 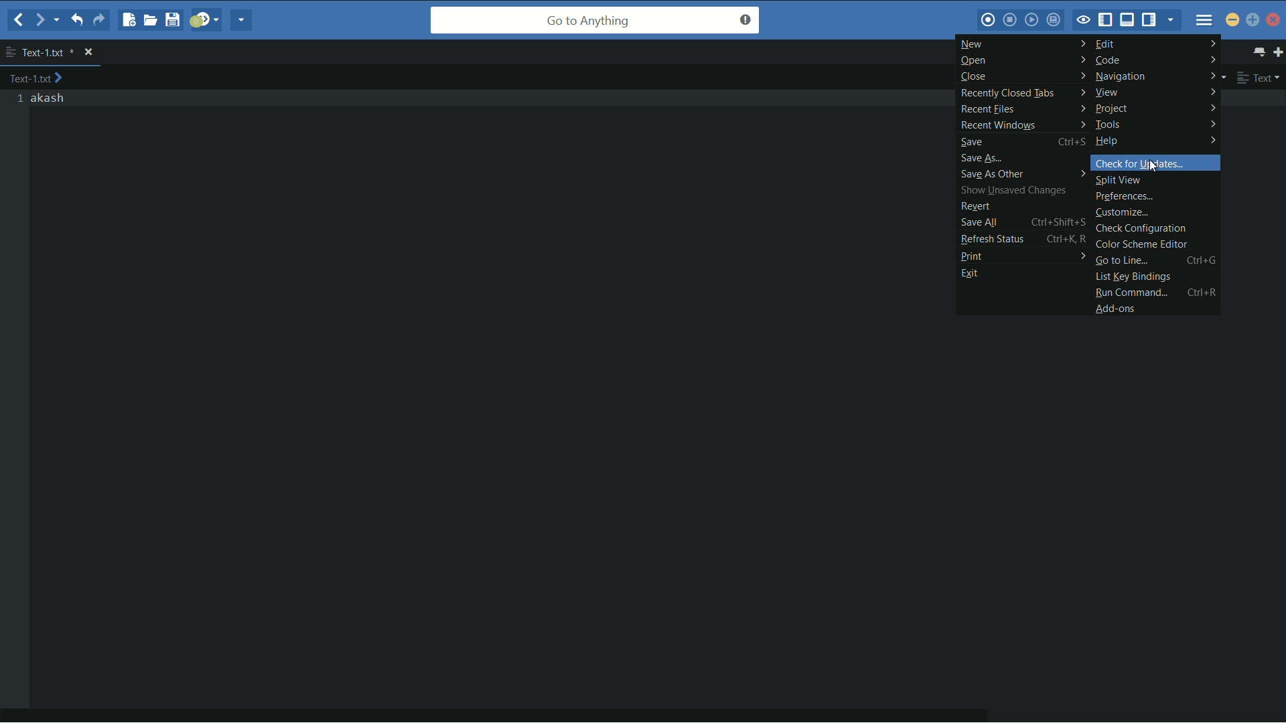 What do you see at coordinates (151, 20) in the screenshot?
I see `open file` at bounding box center [151, 20].